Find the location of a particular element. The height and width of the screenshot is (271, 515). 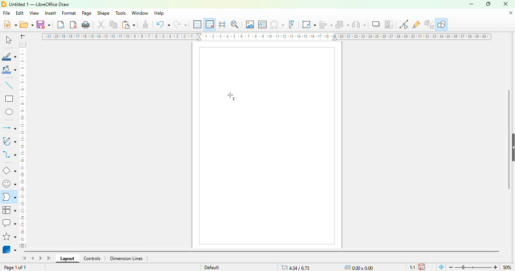

help is located at coordinates (159, 13).